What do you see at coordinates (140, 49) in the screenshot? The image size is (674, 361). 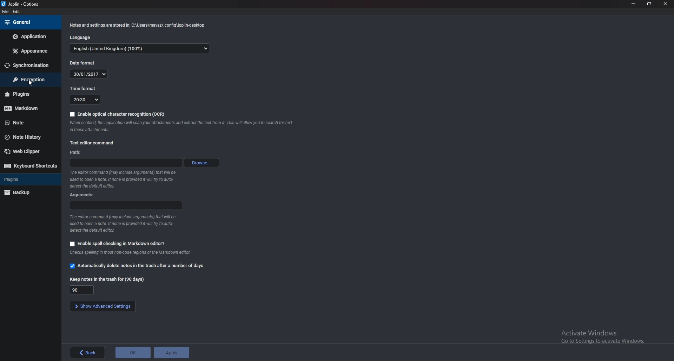 I see `language` at bounding box center [140, 49].